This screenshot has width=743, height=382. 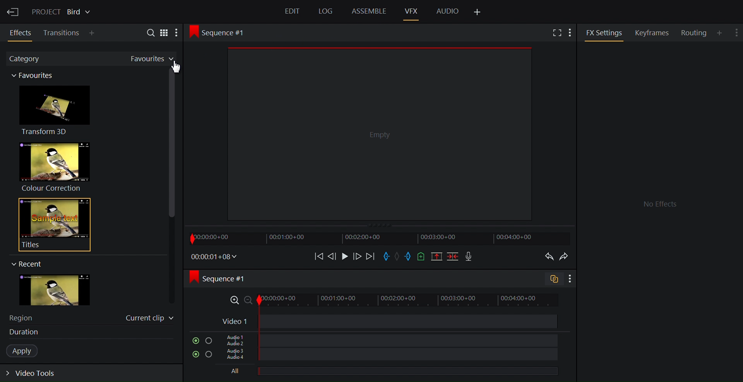 What do you see at coordinates (556, 33) in the screenshot?
I see `Full screen` at bounding box center [556, 33].